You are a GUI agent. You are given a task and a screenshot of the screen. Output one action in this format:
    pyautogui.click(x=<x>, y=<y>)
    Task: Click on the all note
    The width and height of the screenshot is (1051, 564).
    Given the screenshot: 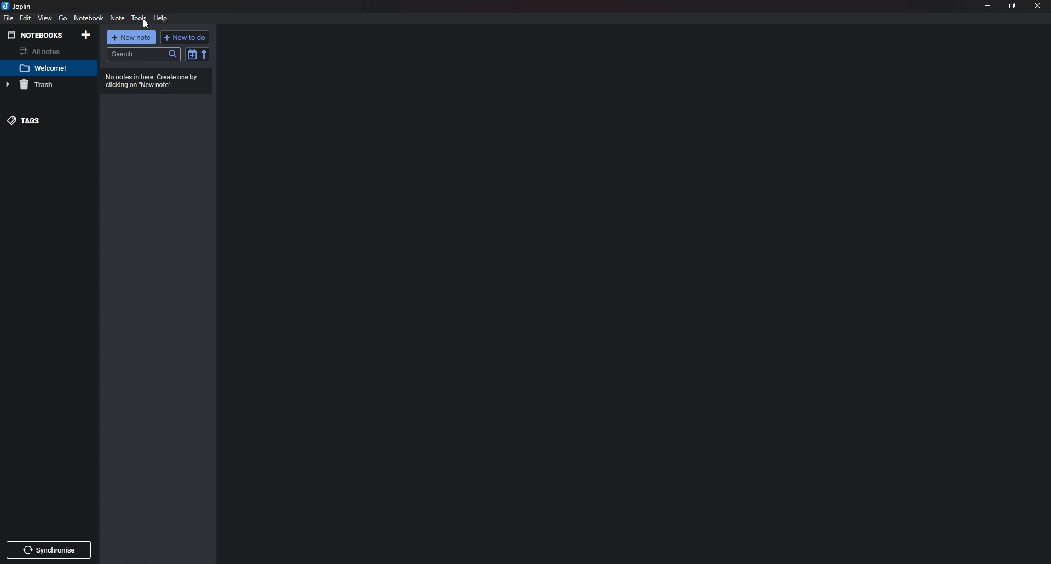 What is the action you would take?
    pyautogui.click(x=45, y=52)
    